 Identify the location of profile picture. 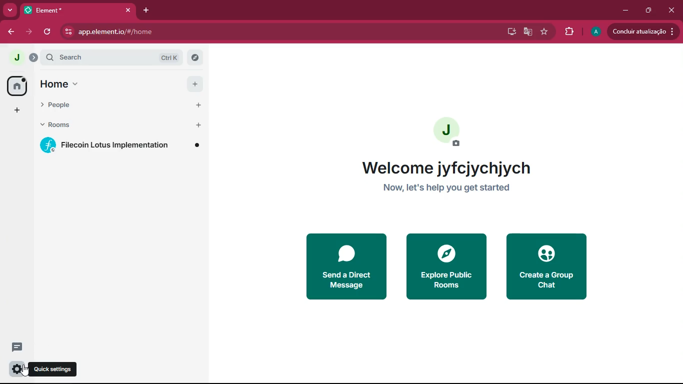
(16, 58).